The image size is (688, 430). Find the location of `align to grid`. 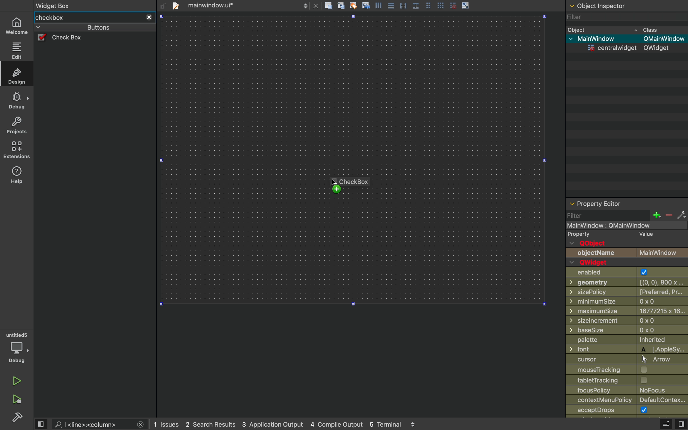

align to grid is located at coordinates (341, 5).